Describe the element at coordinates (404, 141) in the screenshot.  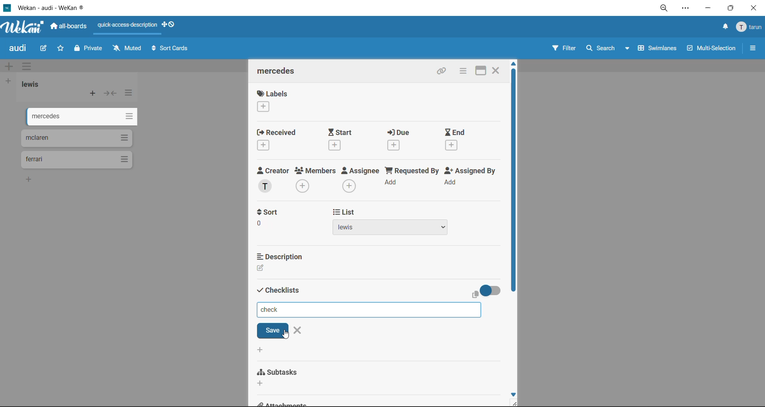
I see `due` at that location.